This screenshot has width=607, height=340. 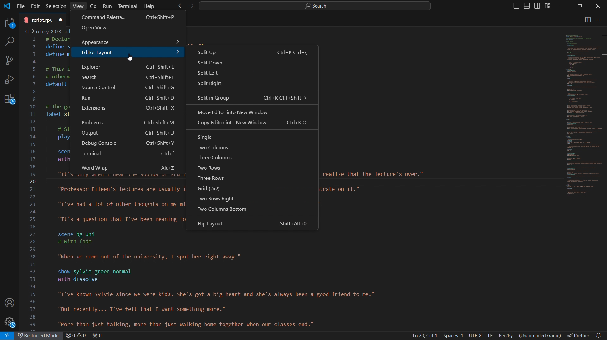 What do you see at coordinates (216, 178) in the screenshot?
I see `Three Rows` at bounding box center [216, 178].